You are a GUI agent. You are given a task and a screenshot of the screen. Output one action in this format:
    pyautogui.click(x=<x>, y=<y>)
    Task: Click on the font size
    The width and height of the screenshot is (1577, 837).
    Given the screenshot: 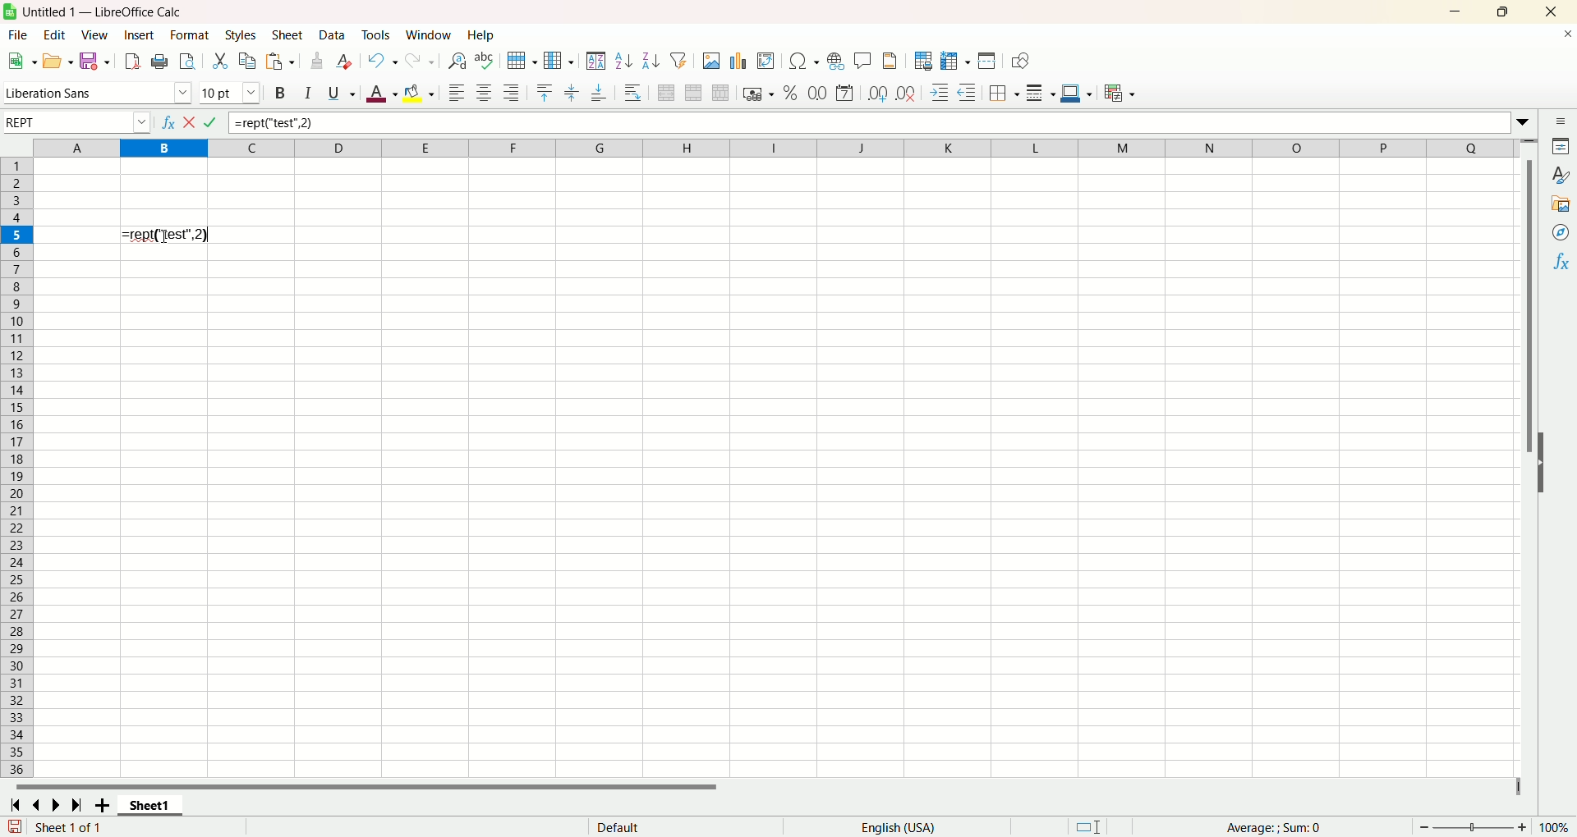 What is the action you would take?
    pyautogui.click(x=231, y=94)
    